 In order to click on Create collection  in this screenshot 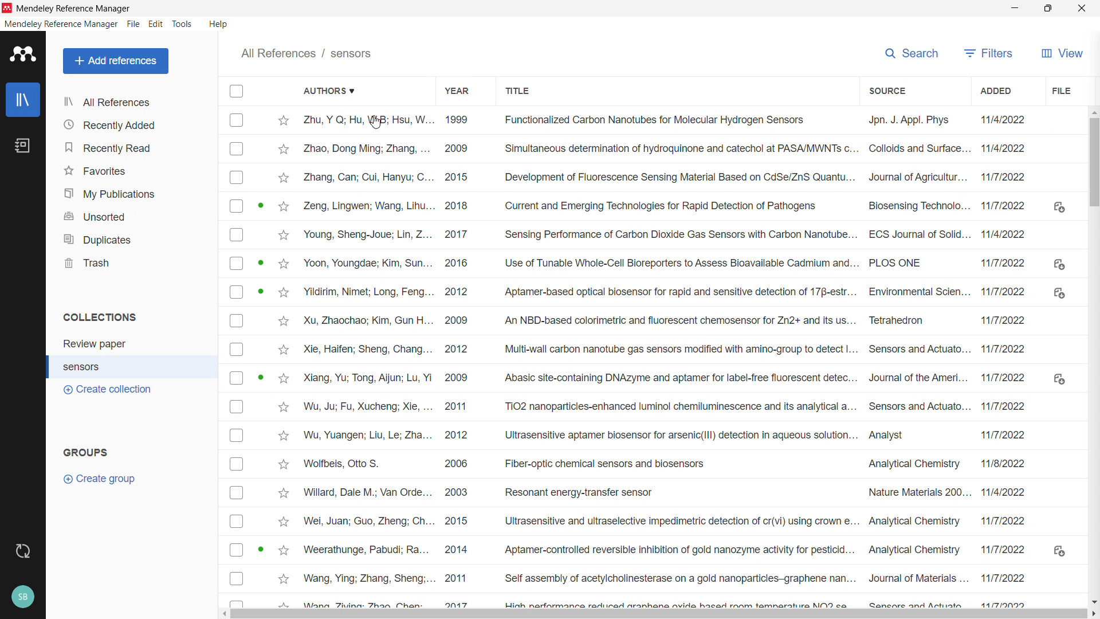, I will do `click(108, 390)`.